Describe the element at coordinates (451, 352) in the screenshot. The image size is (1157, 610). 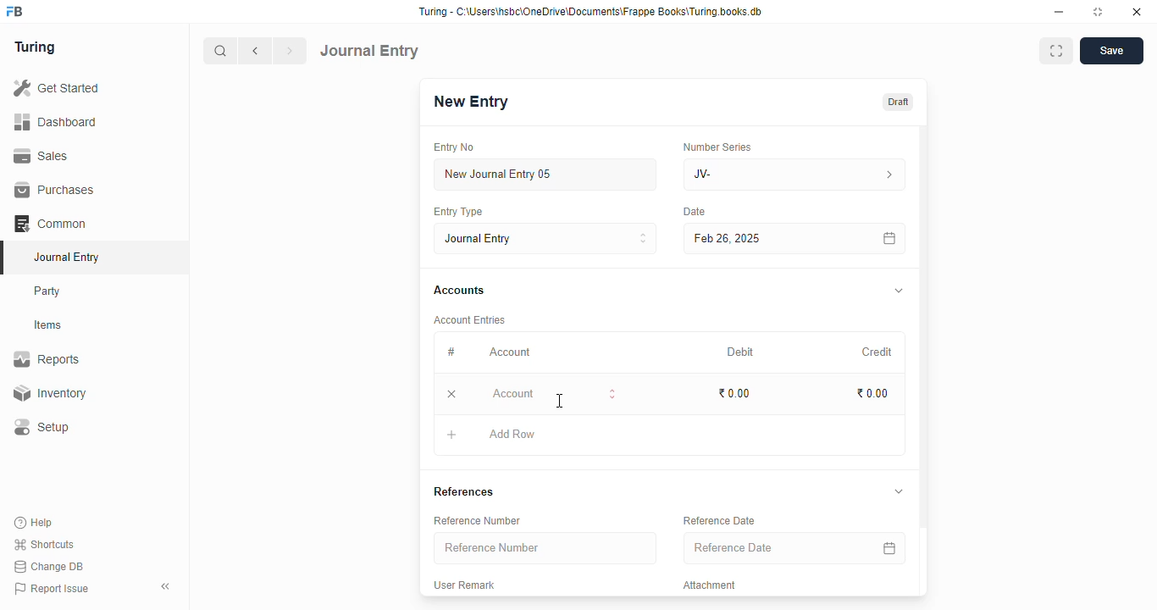
I see `#` at that location.